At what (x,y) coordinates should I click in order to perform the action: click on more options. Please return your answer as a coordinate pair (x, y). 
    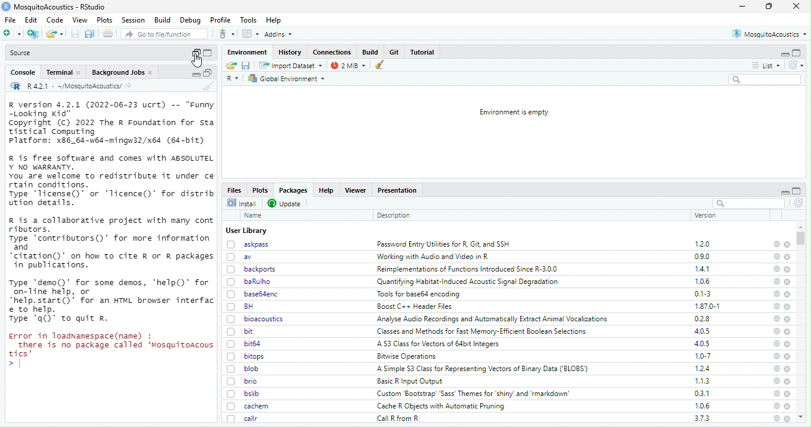
    Looking at the image, I should click on (226, 33).